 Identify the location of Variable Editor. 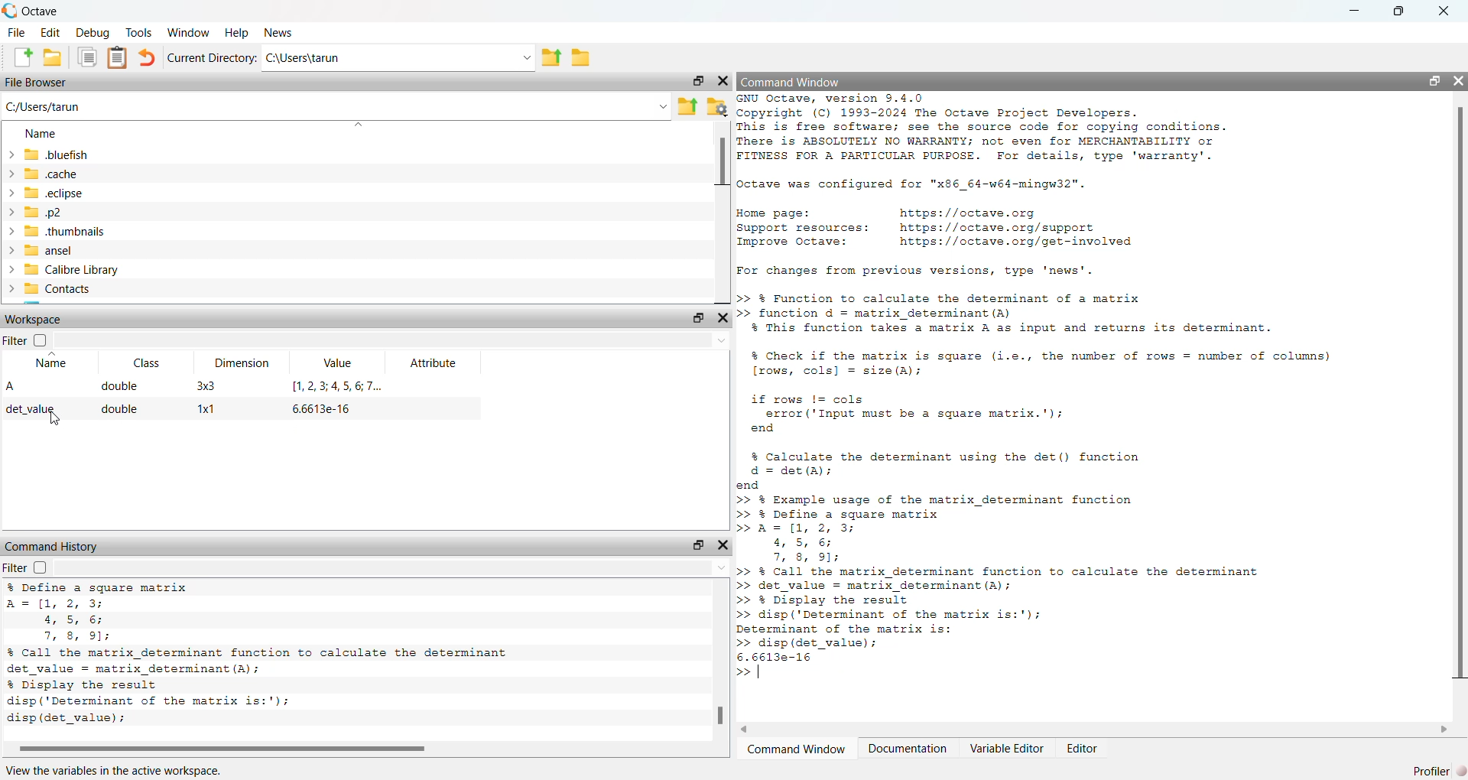
(1006, 746).